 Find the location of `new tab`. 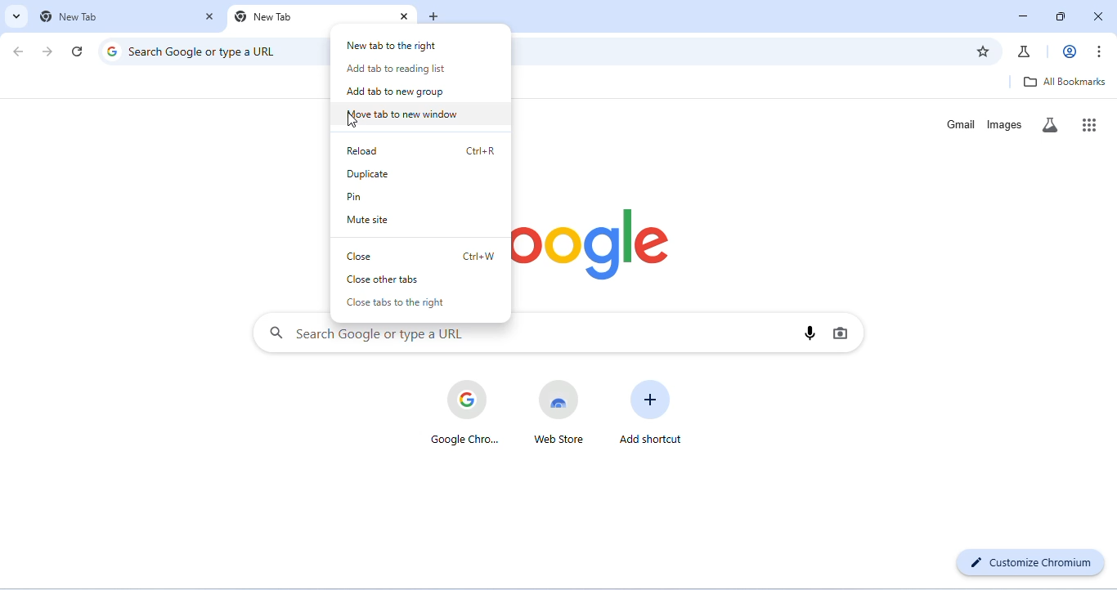

new tab is located at coordinates (267, 17).